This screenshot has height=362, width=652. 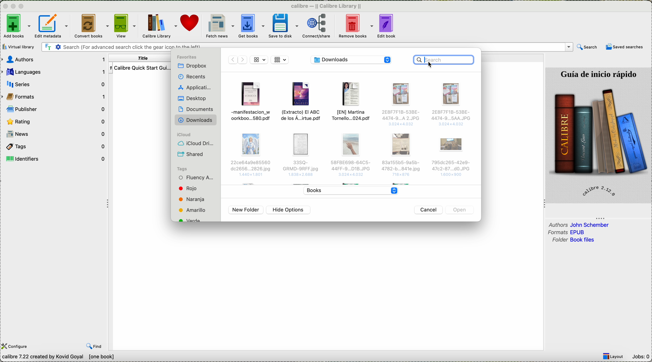 What do you see at coordinates (280, 59) in the screenshot?
I see `grid view` at bounding box center [280, 59].